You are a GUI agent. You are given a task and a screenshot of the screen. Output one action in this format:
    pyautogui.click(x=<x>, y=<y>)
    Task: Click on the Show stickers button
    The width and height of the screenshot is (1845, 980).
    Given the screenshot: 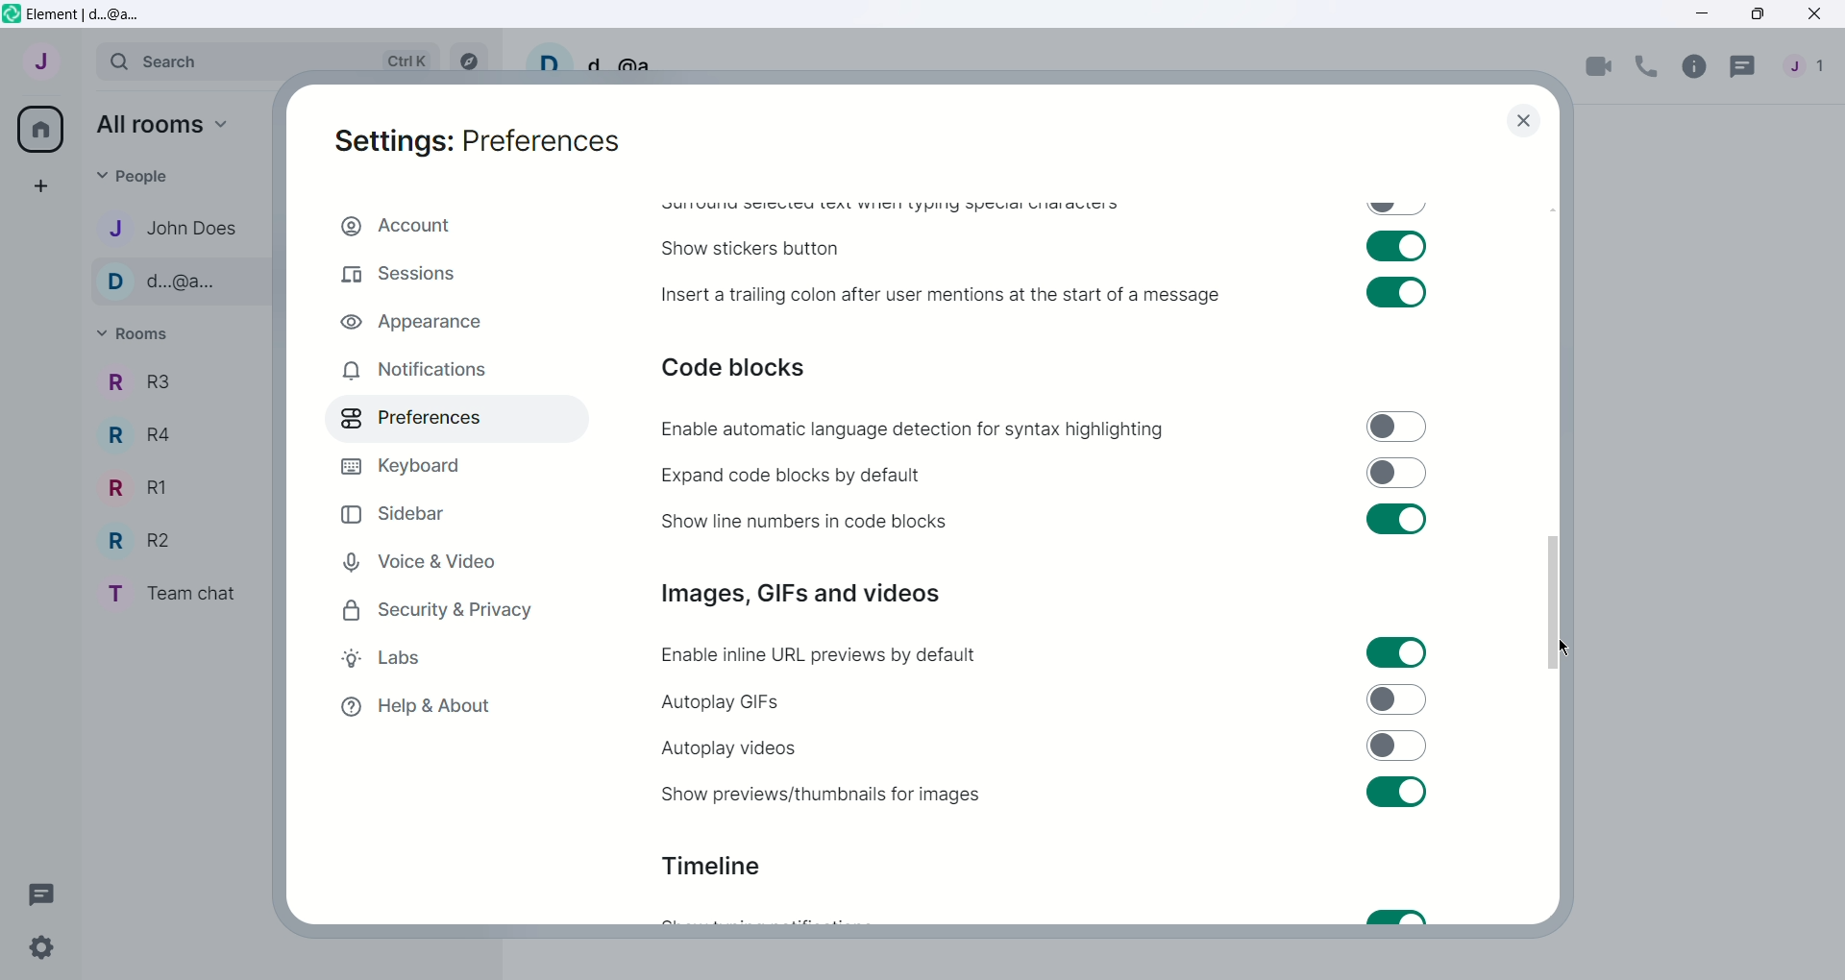 What is the action you would take?
    pyautogui.click(x=750, y=249)
    